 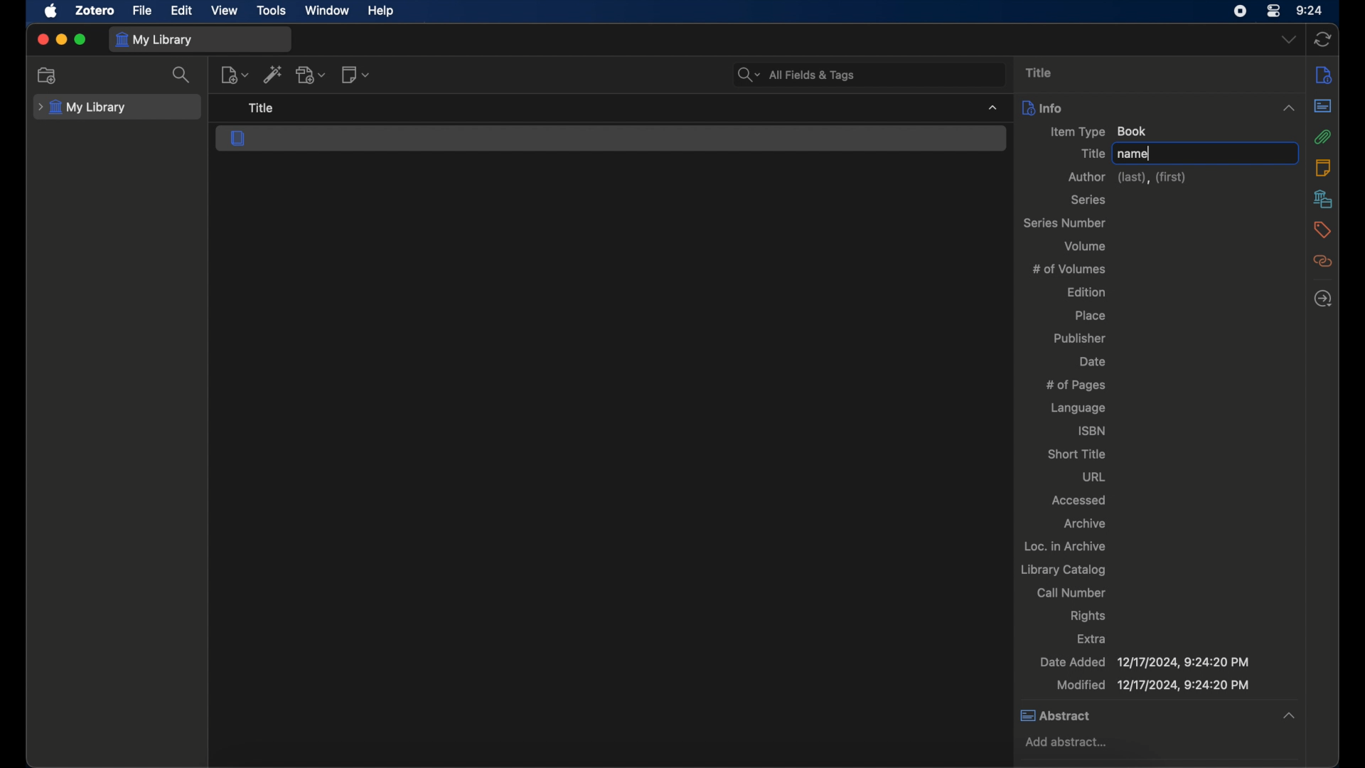 I want to click on search, so click(x=183, y=75).